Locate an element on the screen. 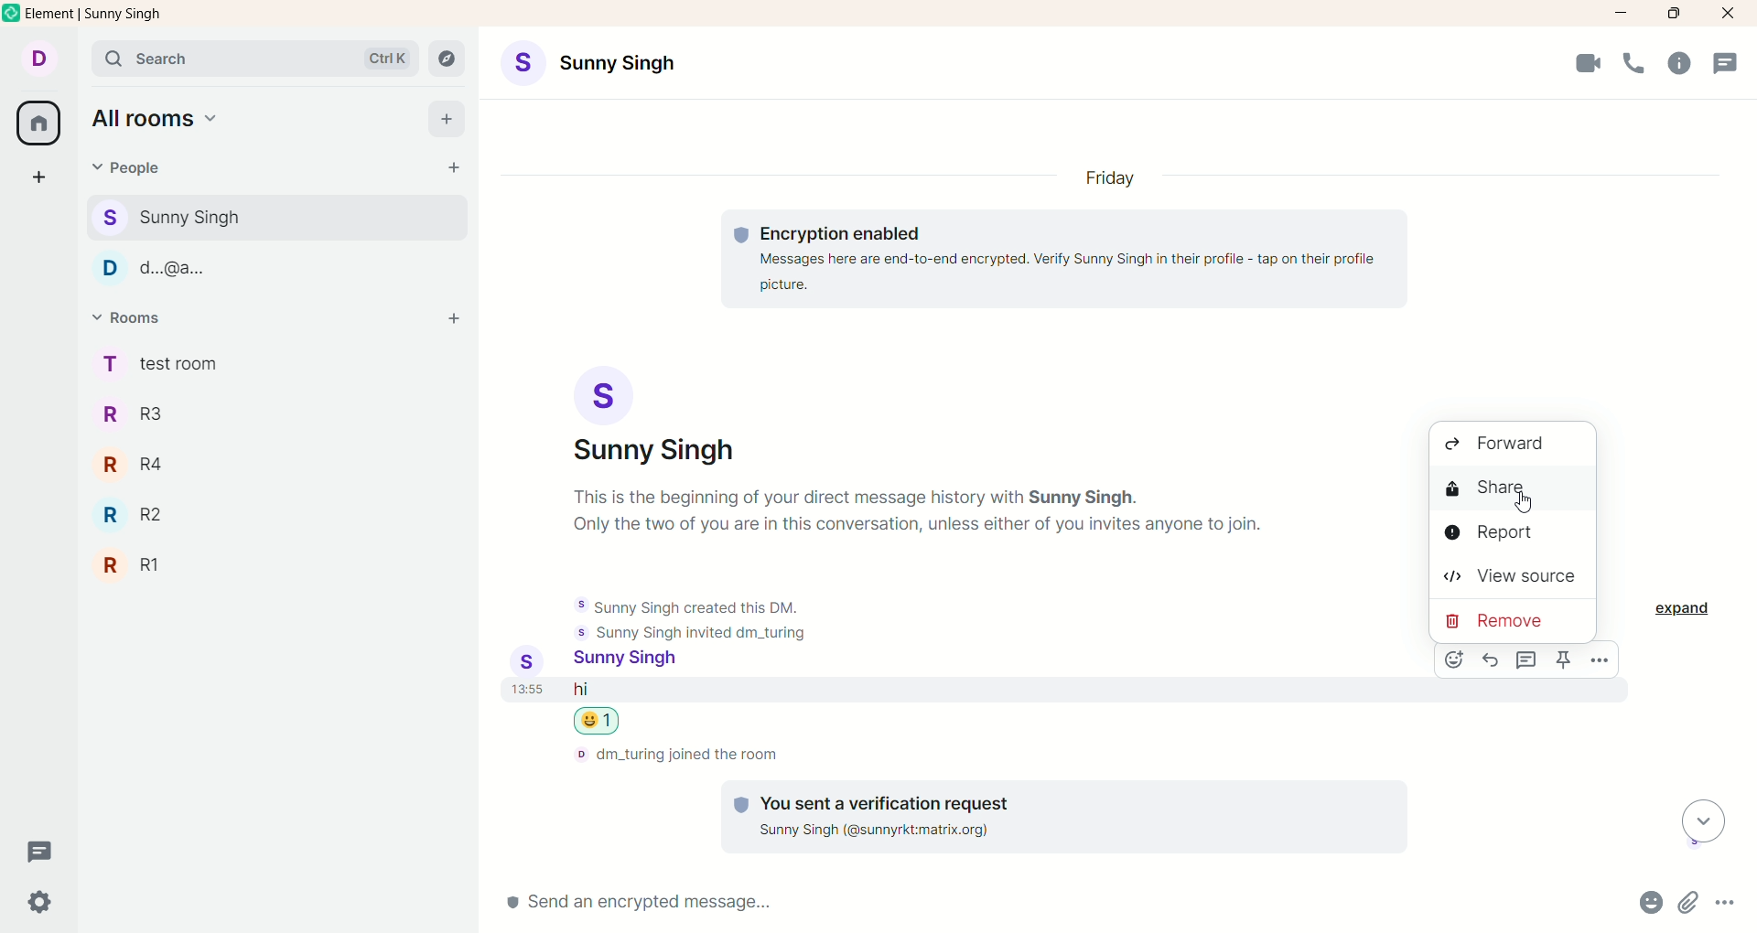 This screenshot has height=933, width=1757. account is located at coordinates (592, 65).